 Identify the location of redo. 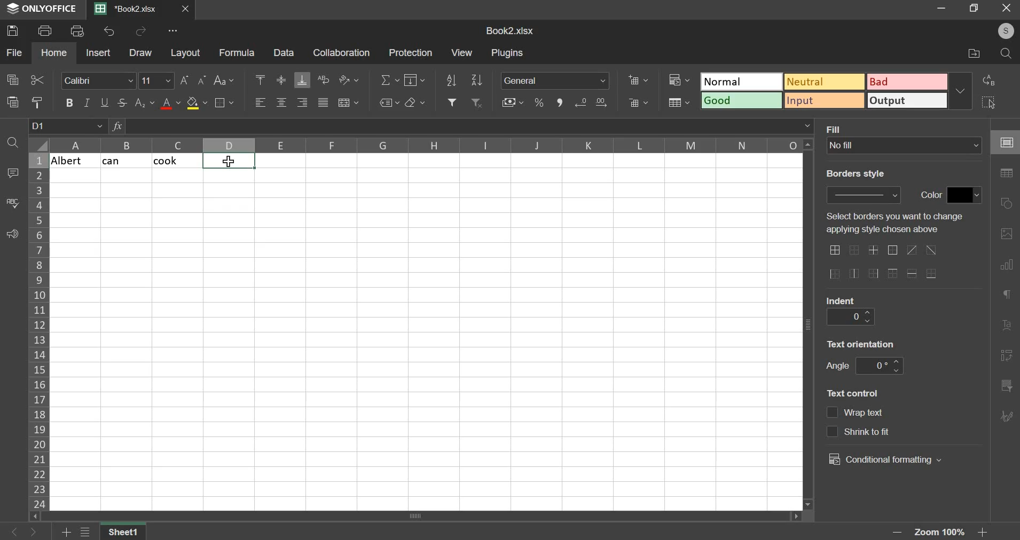
(142, 31).